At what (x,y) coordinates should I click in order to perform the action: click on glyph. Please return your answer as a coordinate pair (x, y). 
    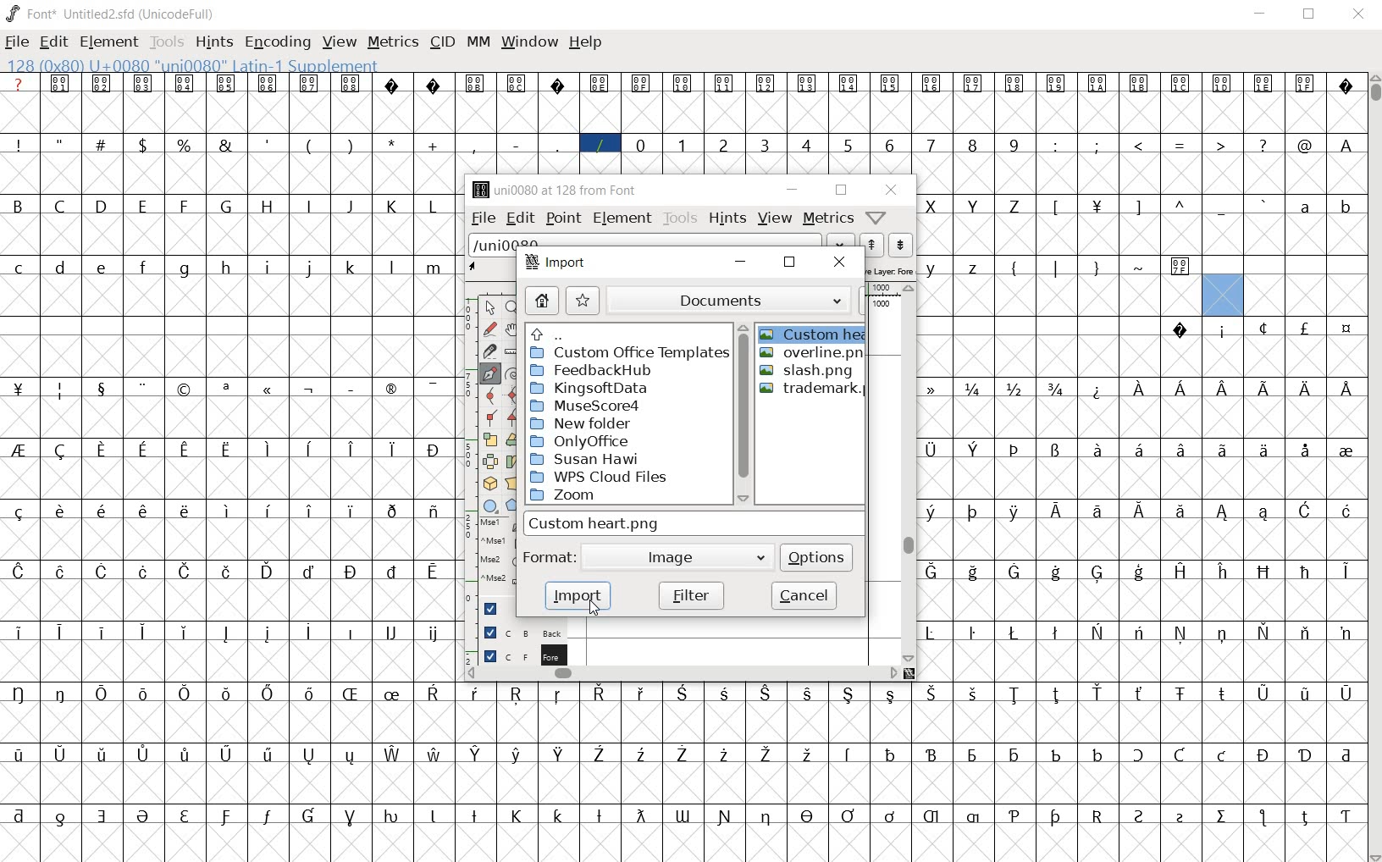
    Looking at the image, I should click on (432, 816).